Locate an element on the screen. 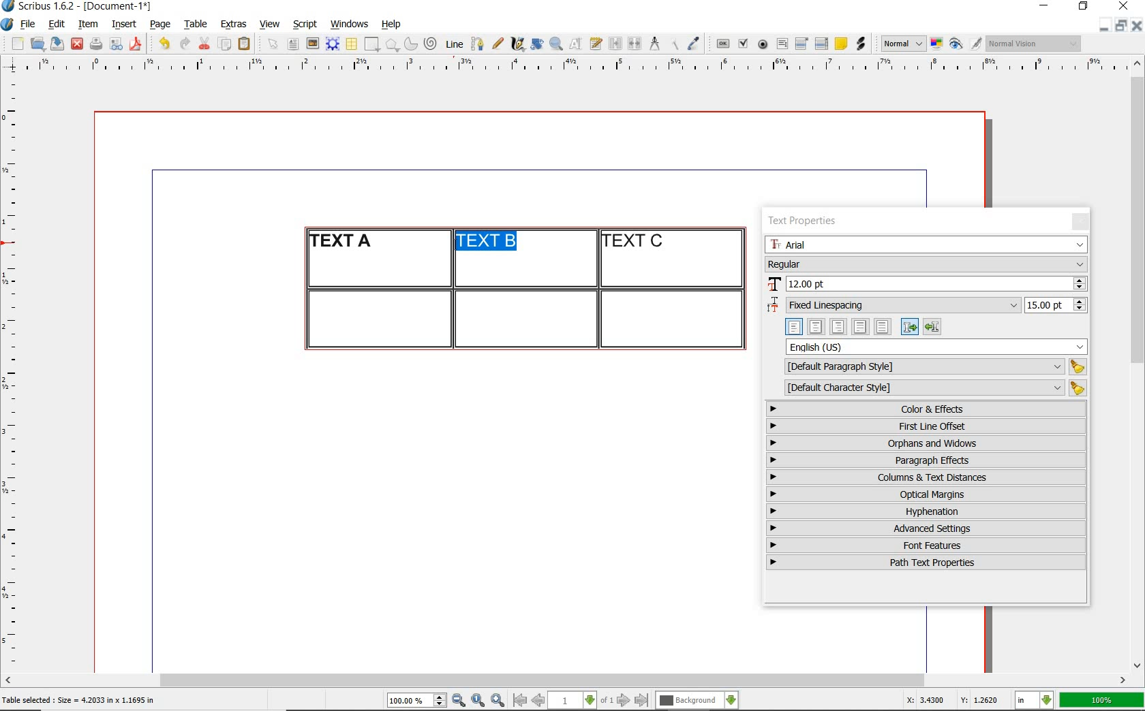  paragraph effects is located at coordinates (924, 460).